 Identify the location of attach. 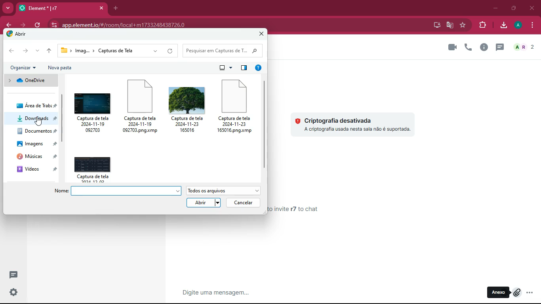
(516, 294).